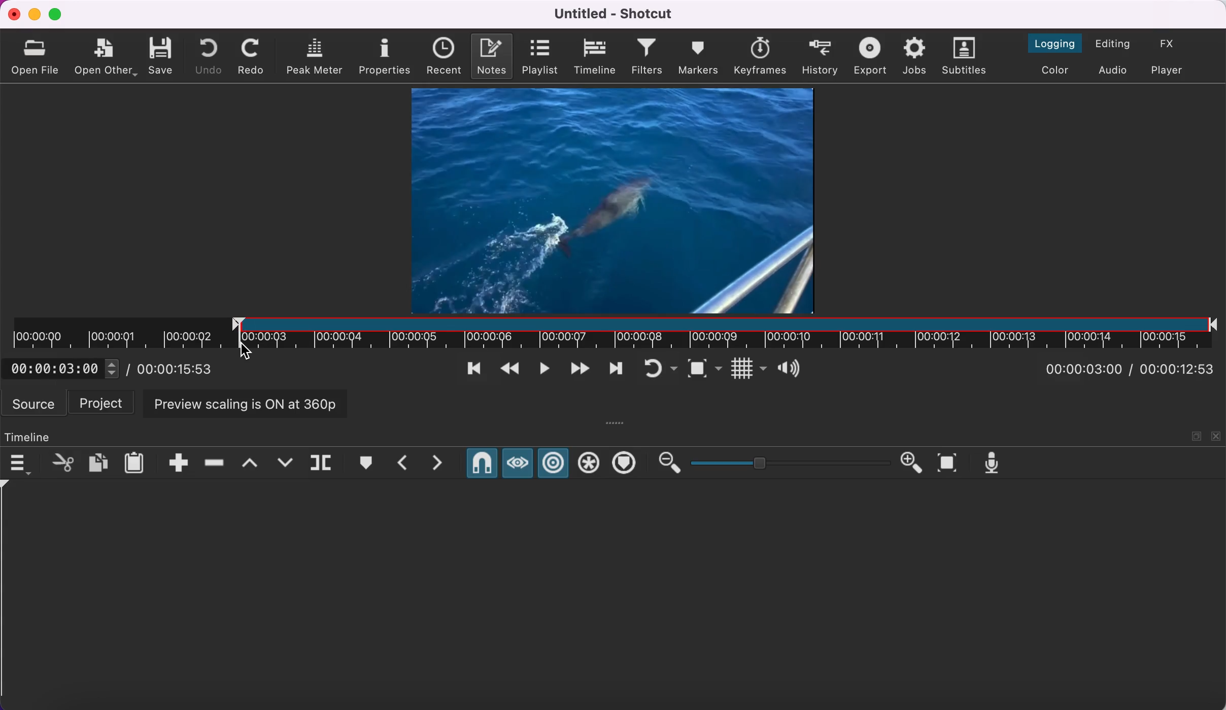 This screenshot has width=1226, height=710. Describe the element at coordinates (1170, 45) in the screenshot. I see `switch to the effects layout` at that location.